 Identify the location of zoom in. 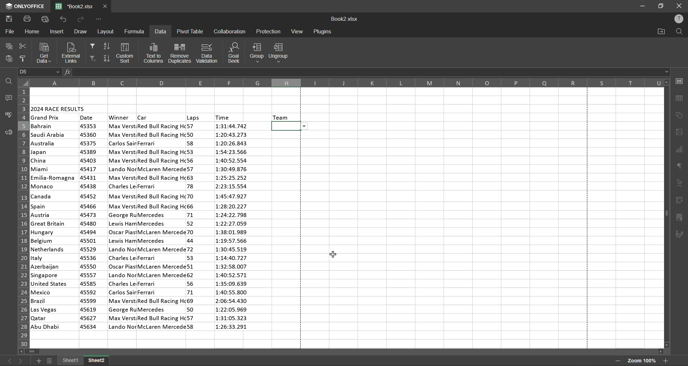
(666, 361).